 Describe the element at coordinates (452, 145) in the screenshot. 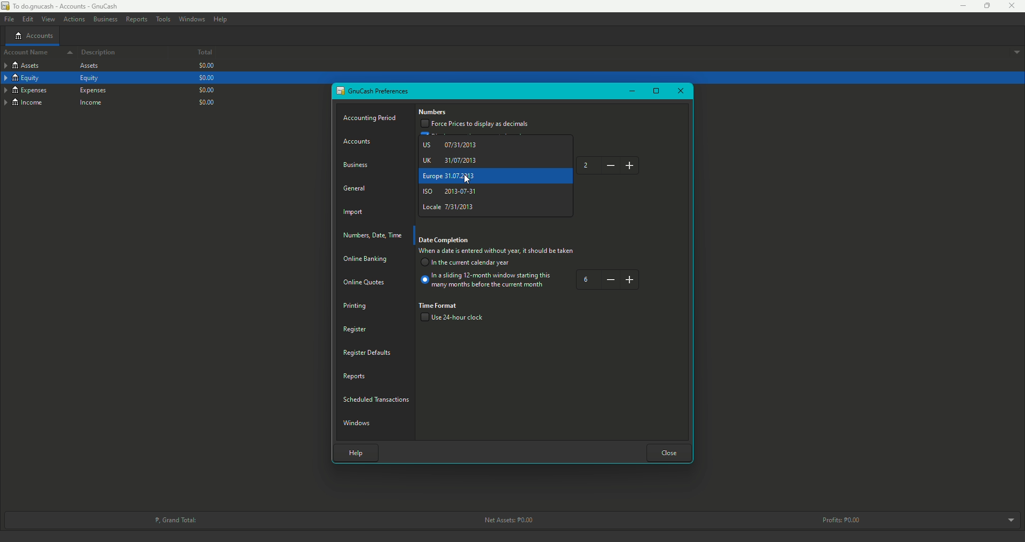

I see `US Date` at that location.